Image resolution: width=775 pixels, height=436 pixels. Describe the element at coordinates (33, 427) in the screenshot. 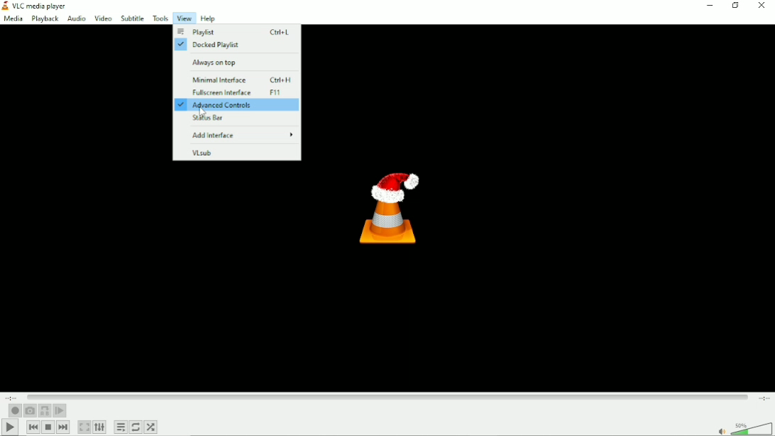

I see `previous` at that location.